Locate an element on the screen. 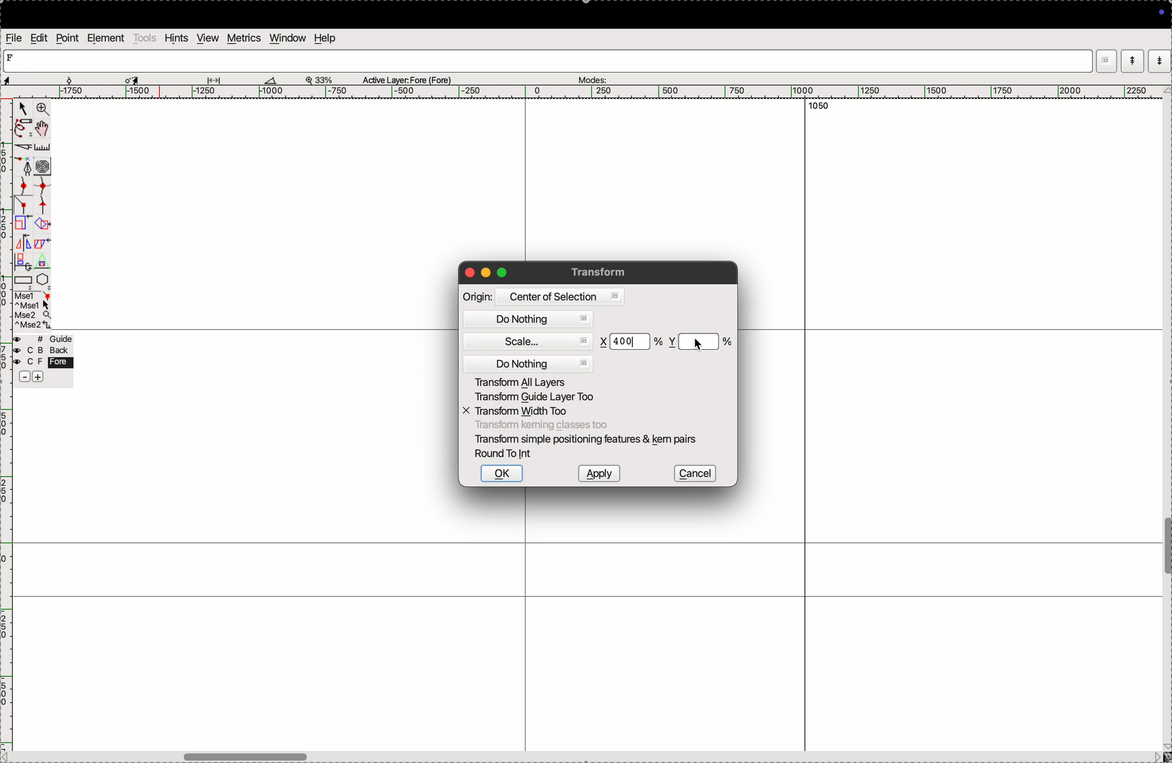  ok is located at coordinates (501, 473).